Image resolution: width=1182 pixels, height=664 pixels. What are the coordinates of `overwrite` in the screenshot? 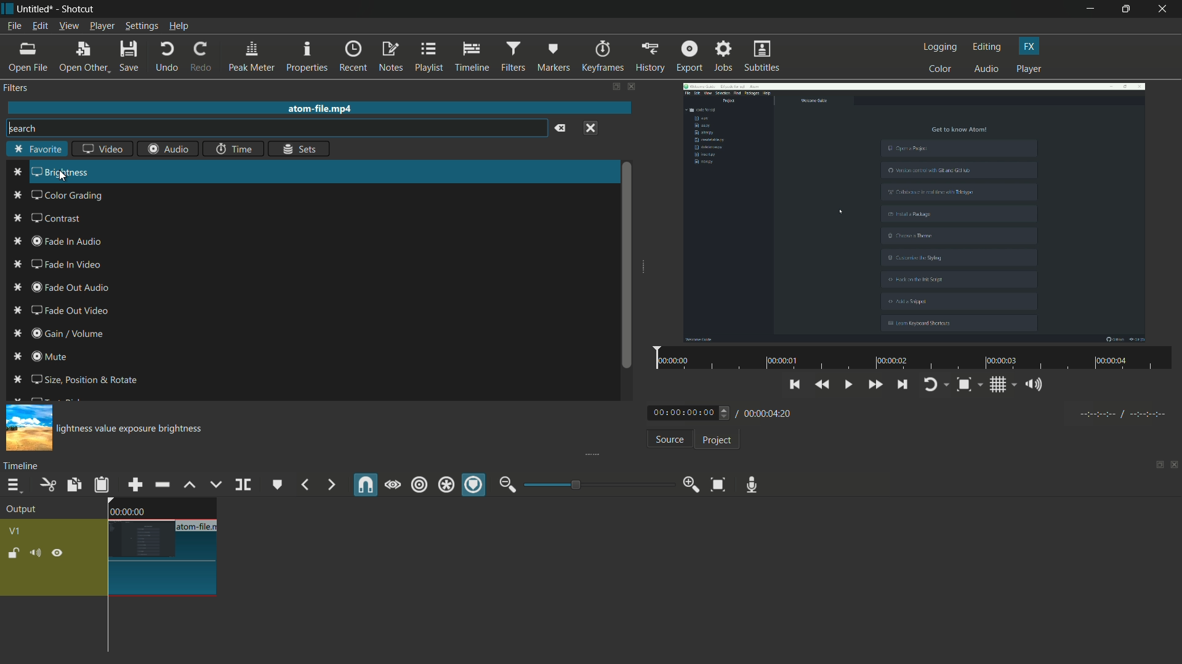 It's located at (214, 484).